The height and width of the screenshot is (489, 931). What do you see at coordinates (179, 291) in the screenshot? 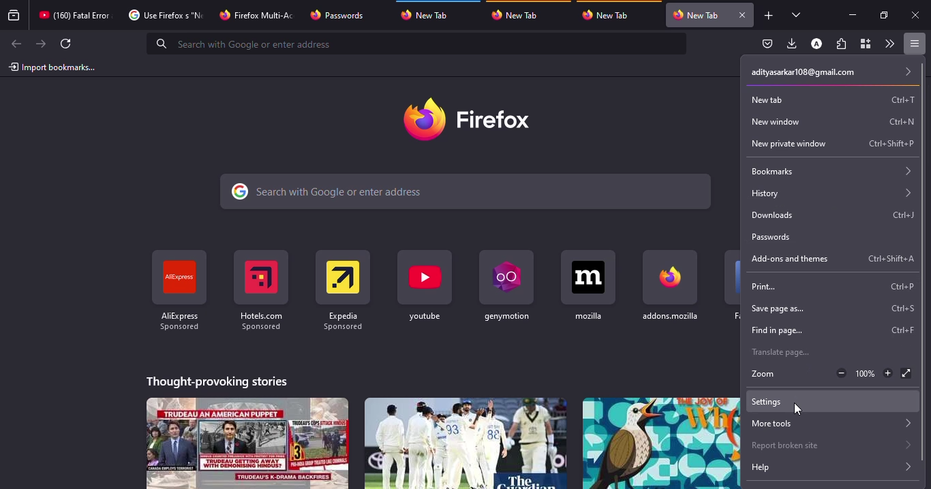
I see `shortcut` at bounding box center [179, 291].